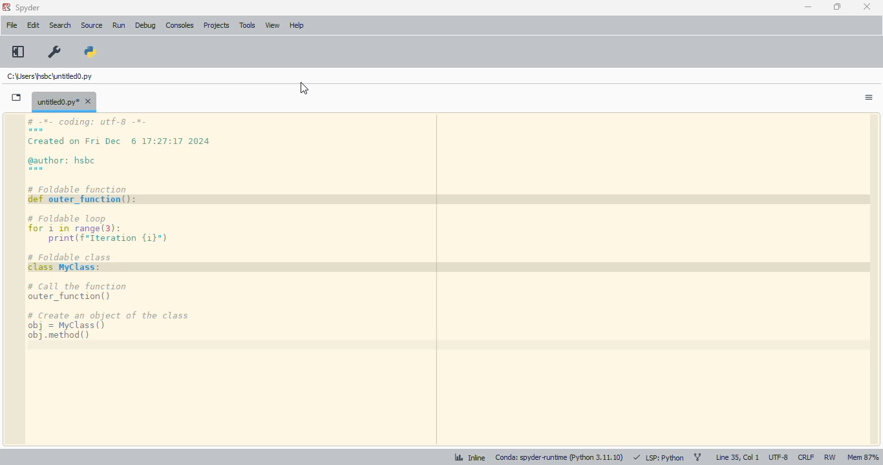 The height and width of the screenshot is (465, 883). What do you see at coordinates (452, 280) in the screenshot?
I see `editor` at bounding box center [452, 280].